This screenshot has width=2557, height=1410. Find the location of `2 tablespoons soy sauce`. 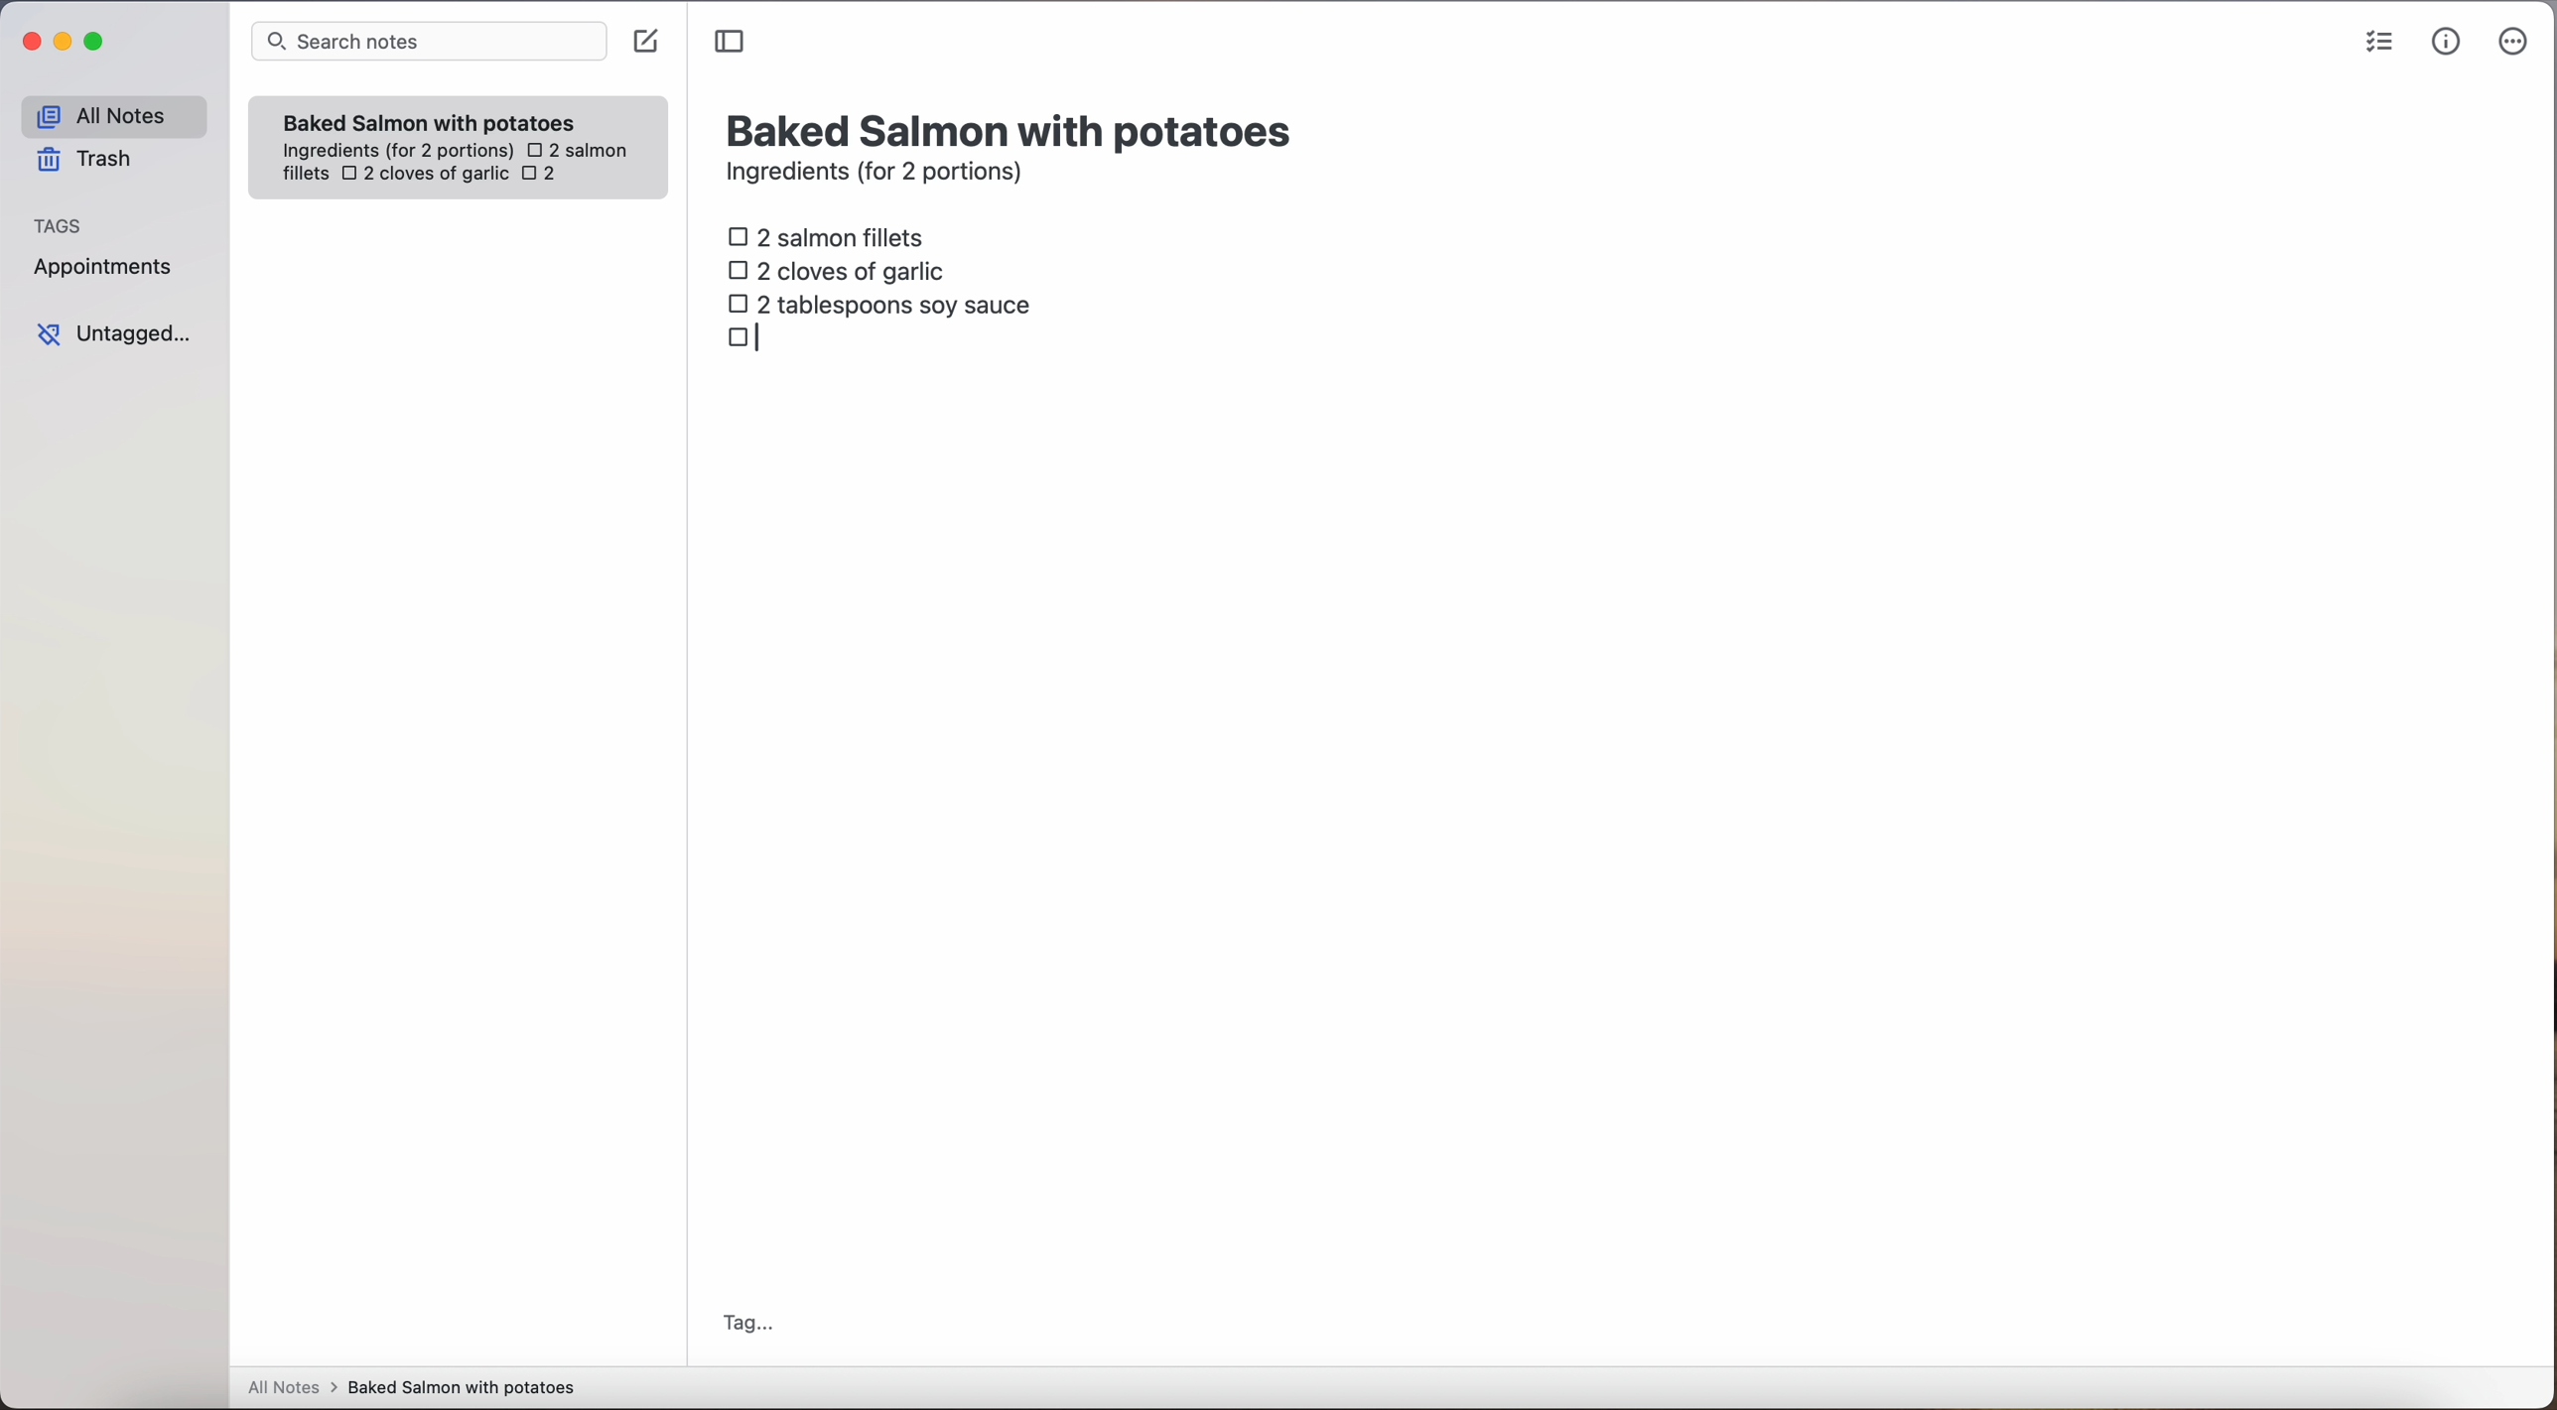

2 tablespoons soy sauce is located at coordinates (878, 304).